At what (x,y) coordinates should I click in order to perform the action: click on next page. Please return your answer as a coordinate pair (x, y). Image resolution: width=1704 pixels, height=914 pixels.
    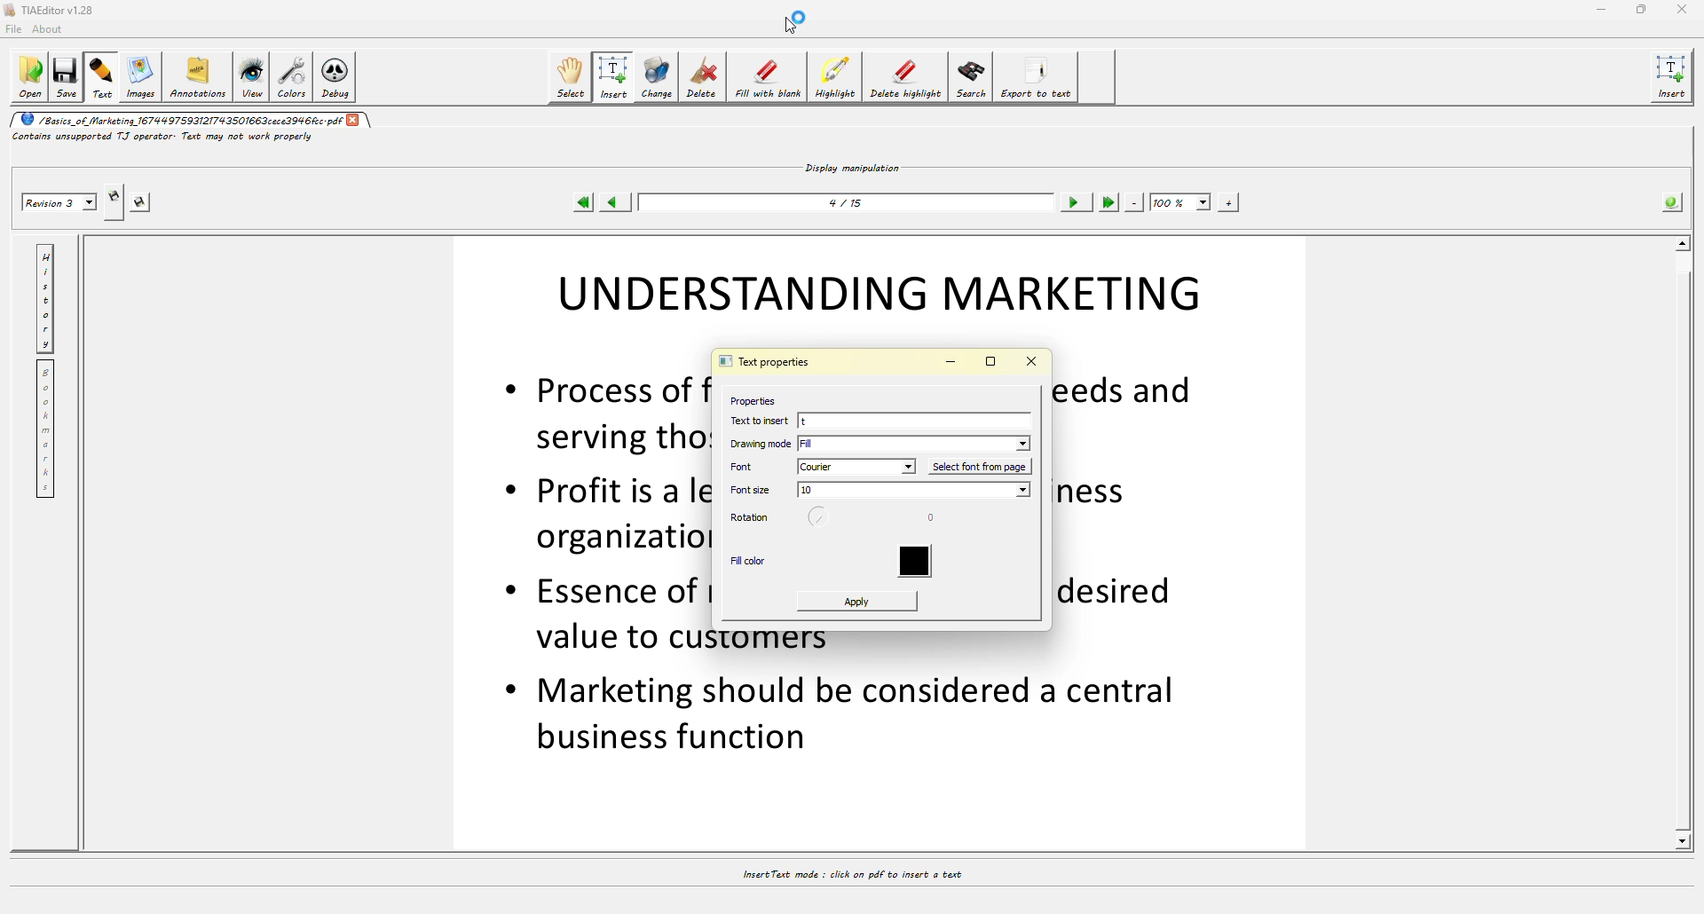
    Looking at the image, I should click on (1077, 203).